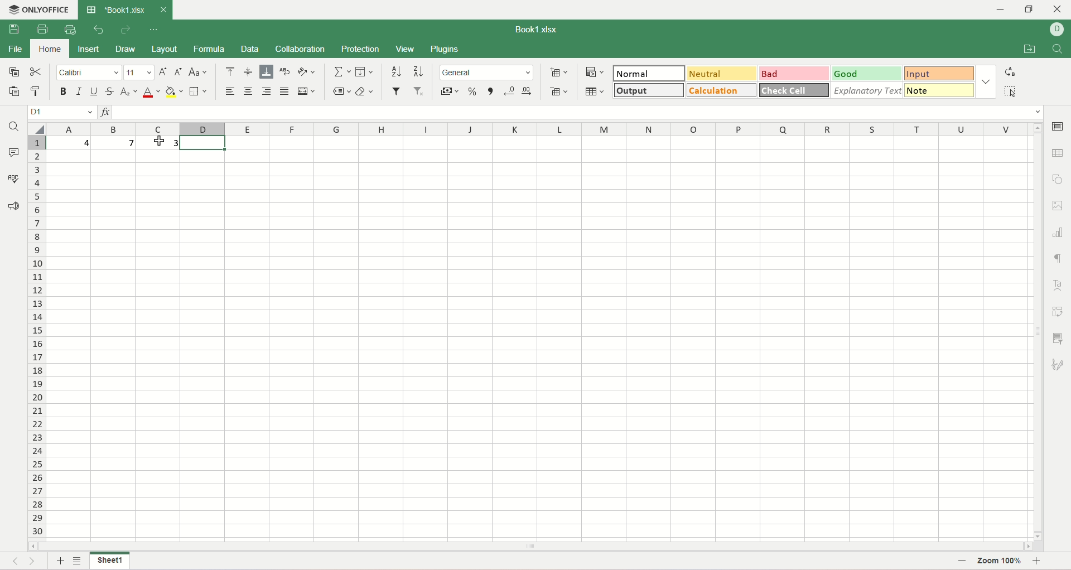 The image size is (1071, 570). What do you see at coordinates (941, 90) in the screenshot?
I see `note` at bounding box center [941, 90].